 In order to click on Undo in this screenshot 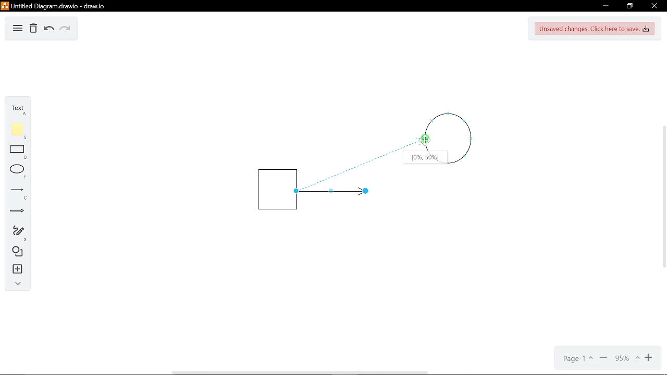, I will do `click(48, 29)`.